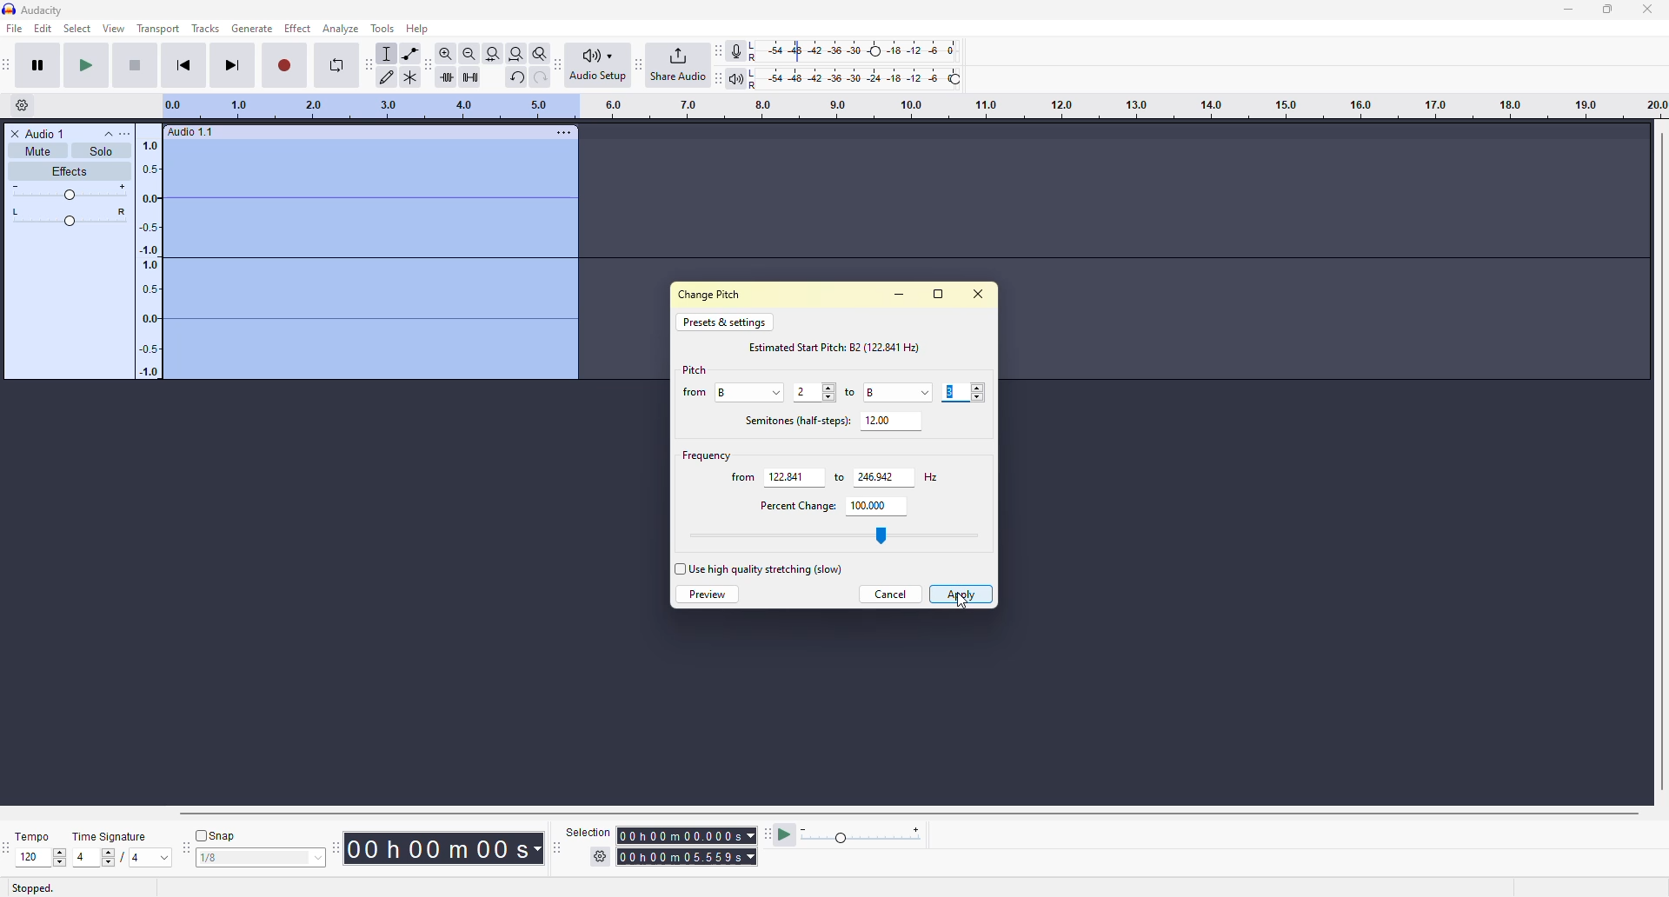 Image resolution: width=1669 pixels, height=897 pixels. What do you see at coordinates (560, 64) in the screenshot?
I see `audio setup toolbar` at bounding box center [560, 64].